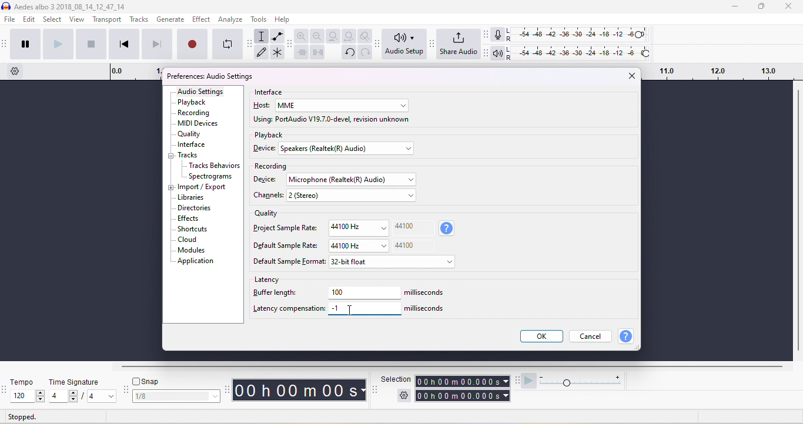 The width and height of the screenshot is (803, 424). I want to click on latency compensation, so click(289, 308).